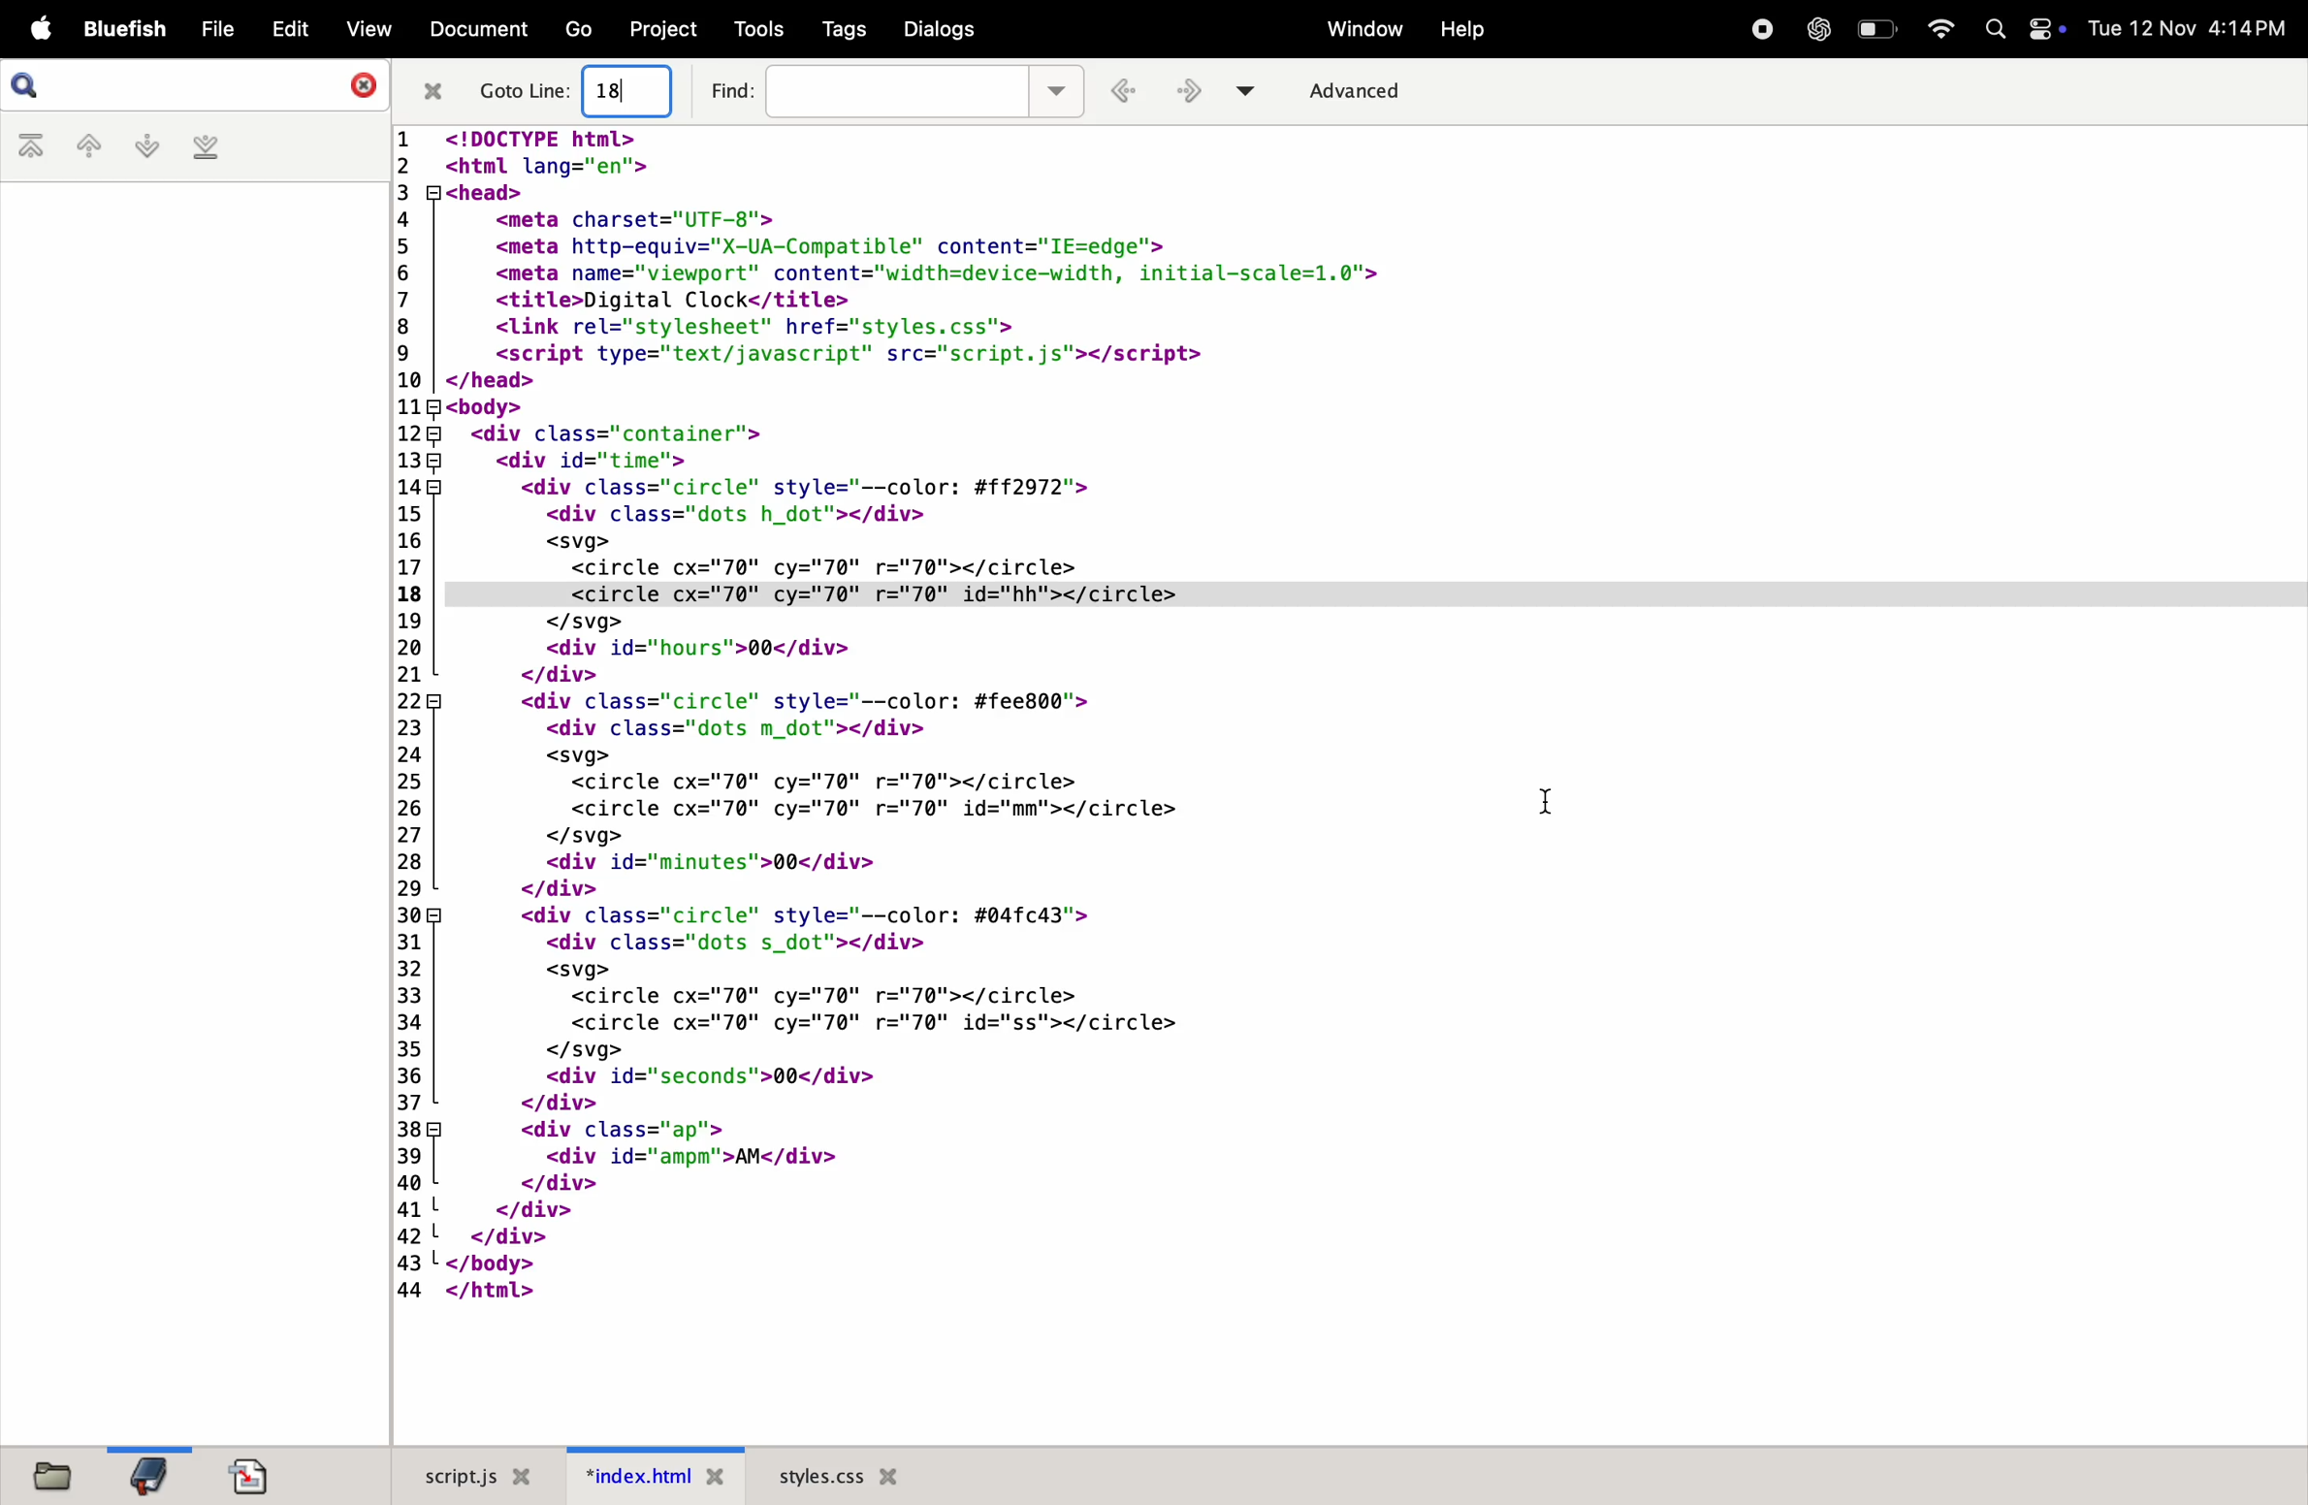 The width and height of the screenshot is (2308, 1505). What do you see at coordinates (476, 1479) in the screenshot?
I see `script.js` at bounding box center [476, 1479].